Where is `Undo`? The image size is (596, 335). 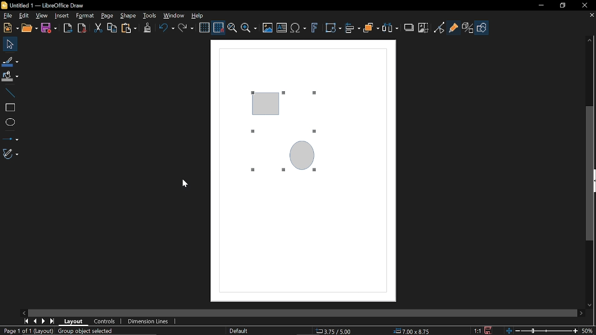 Undo is located at coordinates (167, 28).